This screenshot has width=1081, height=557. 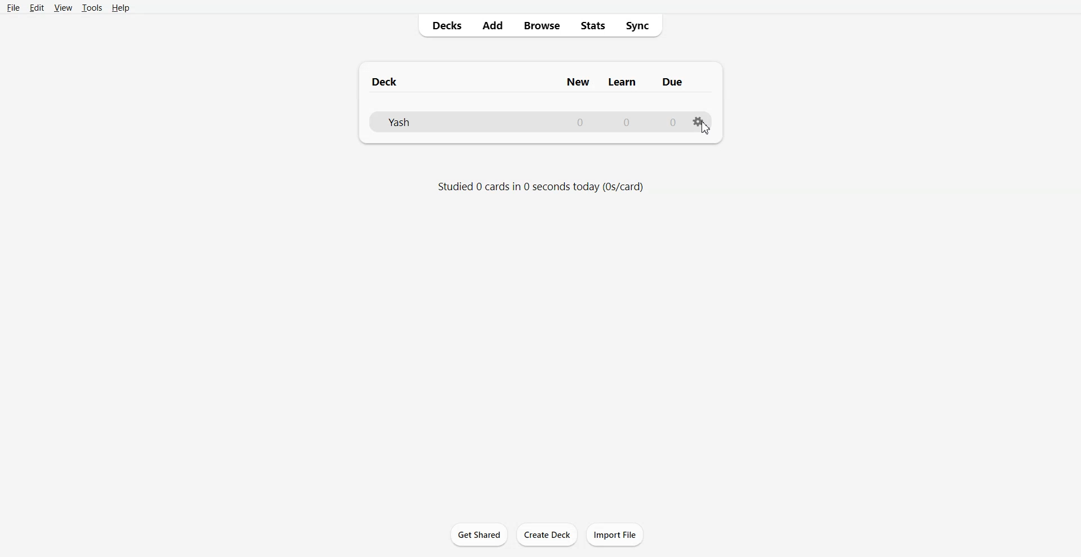 I want to click on Decks, so click(x=443, y=25).